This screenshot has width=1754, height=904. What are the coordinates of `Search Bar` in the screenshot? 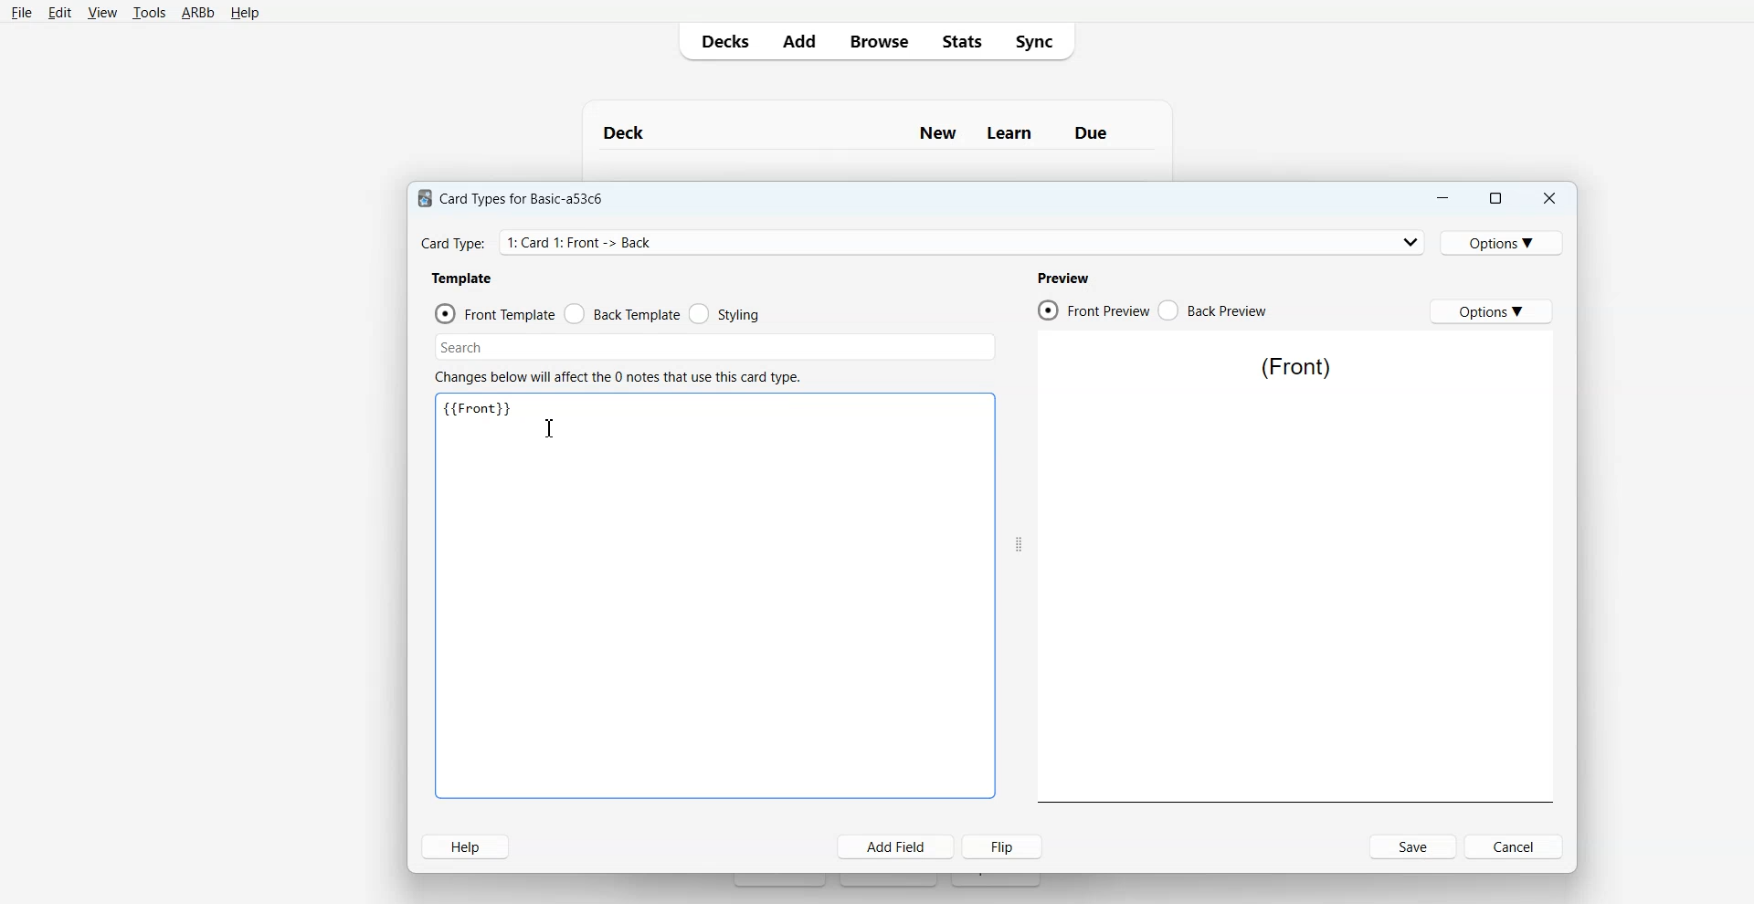 It's located at (715, 347).